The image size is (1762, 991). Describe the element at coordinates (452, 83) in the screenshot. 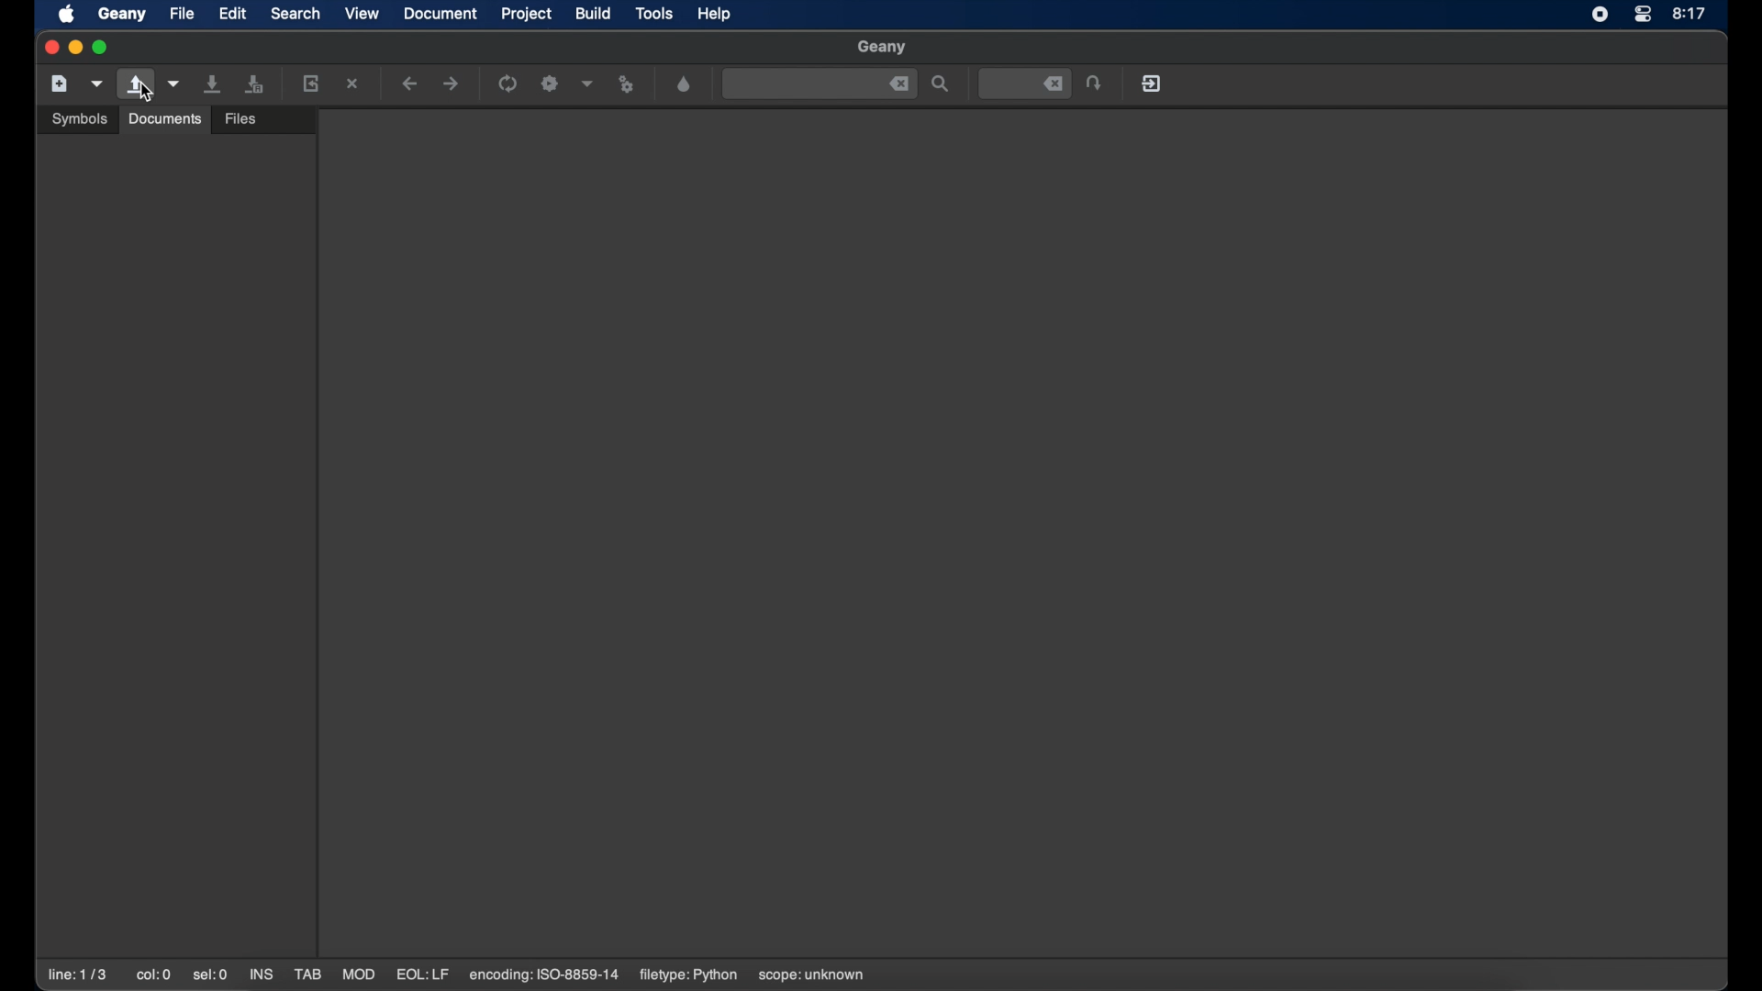

I see `navigate forward a location` at that location.